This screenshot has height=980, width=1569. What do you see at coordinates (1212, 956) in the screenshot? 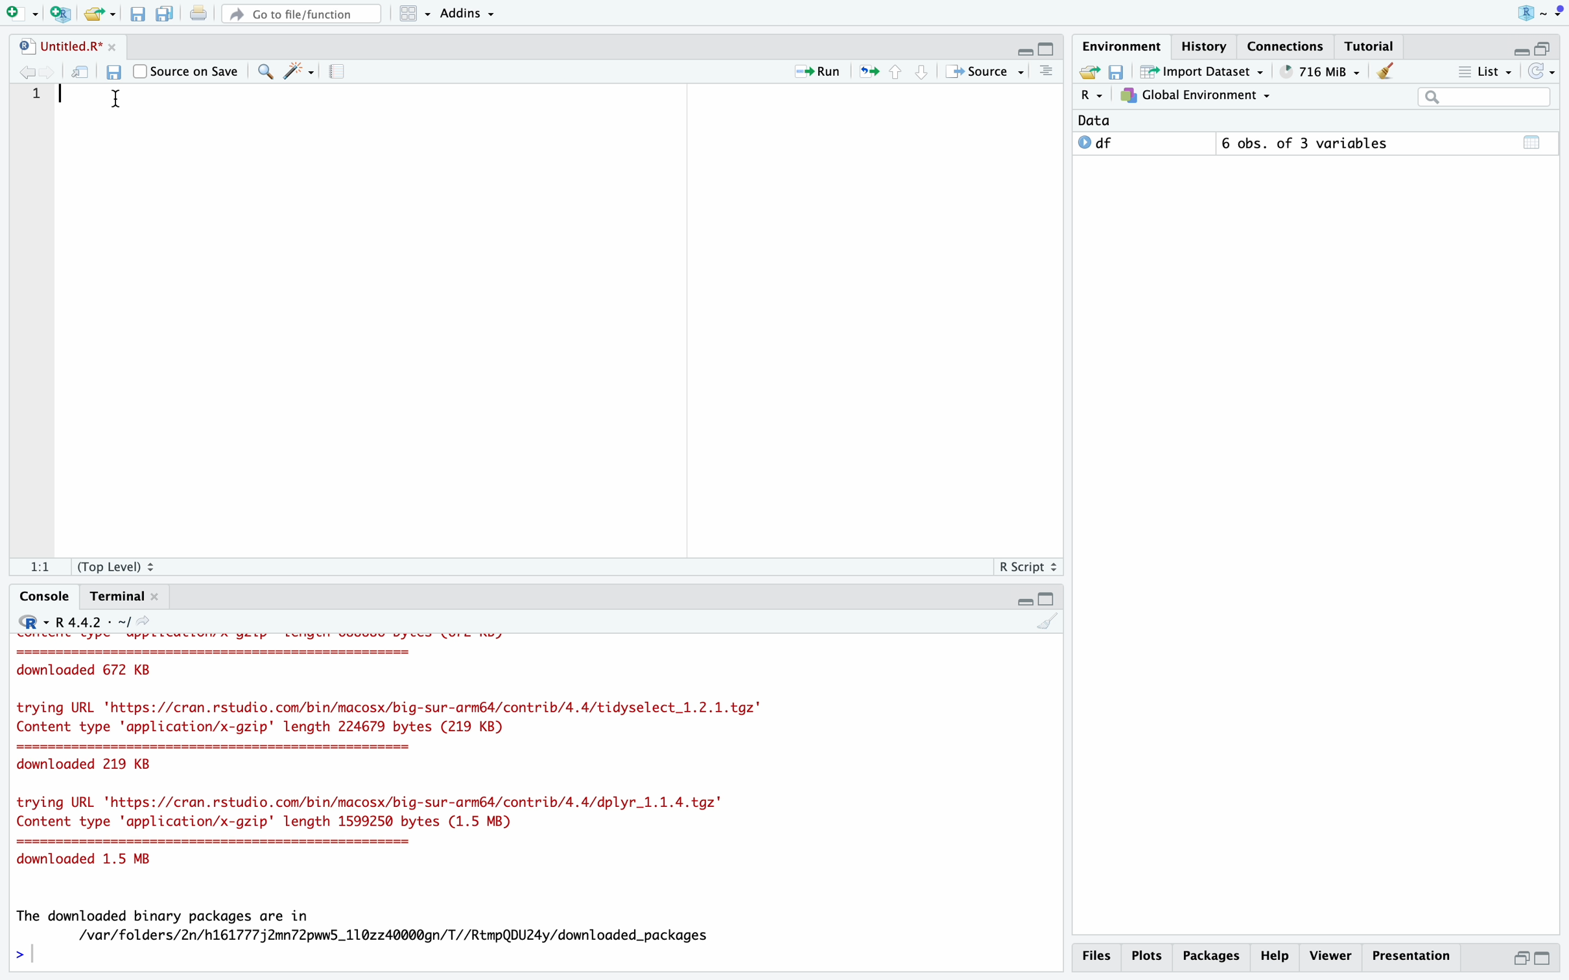
I see `Packages` at bounding box center [1212, 956].